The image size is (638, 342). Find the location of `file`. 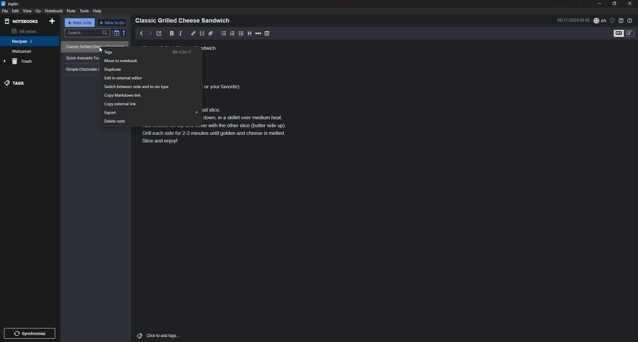

file is located at coordinates (5, 11).